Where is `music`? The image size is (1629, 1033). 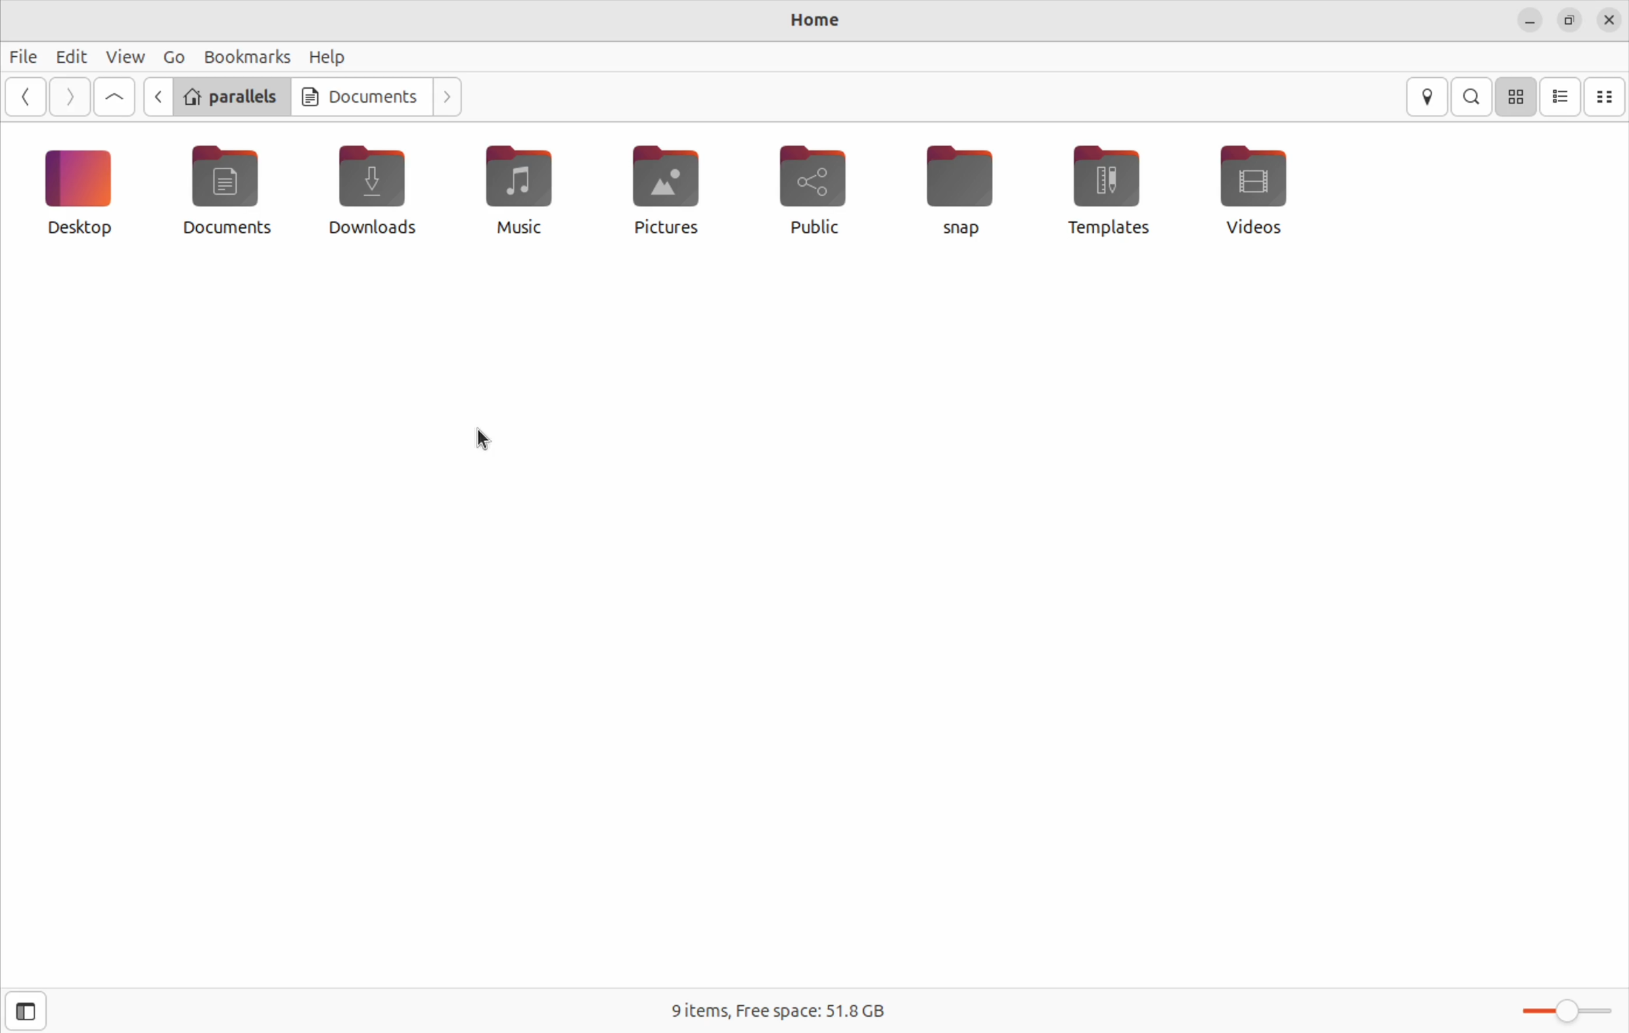 music is located at coordinates (227, 191).